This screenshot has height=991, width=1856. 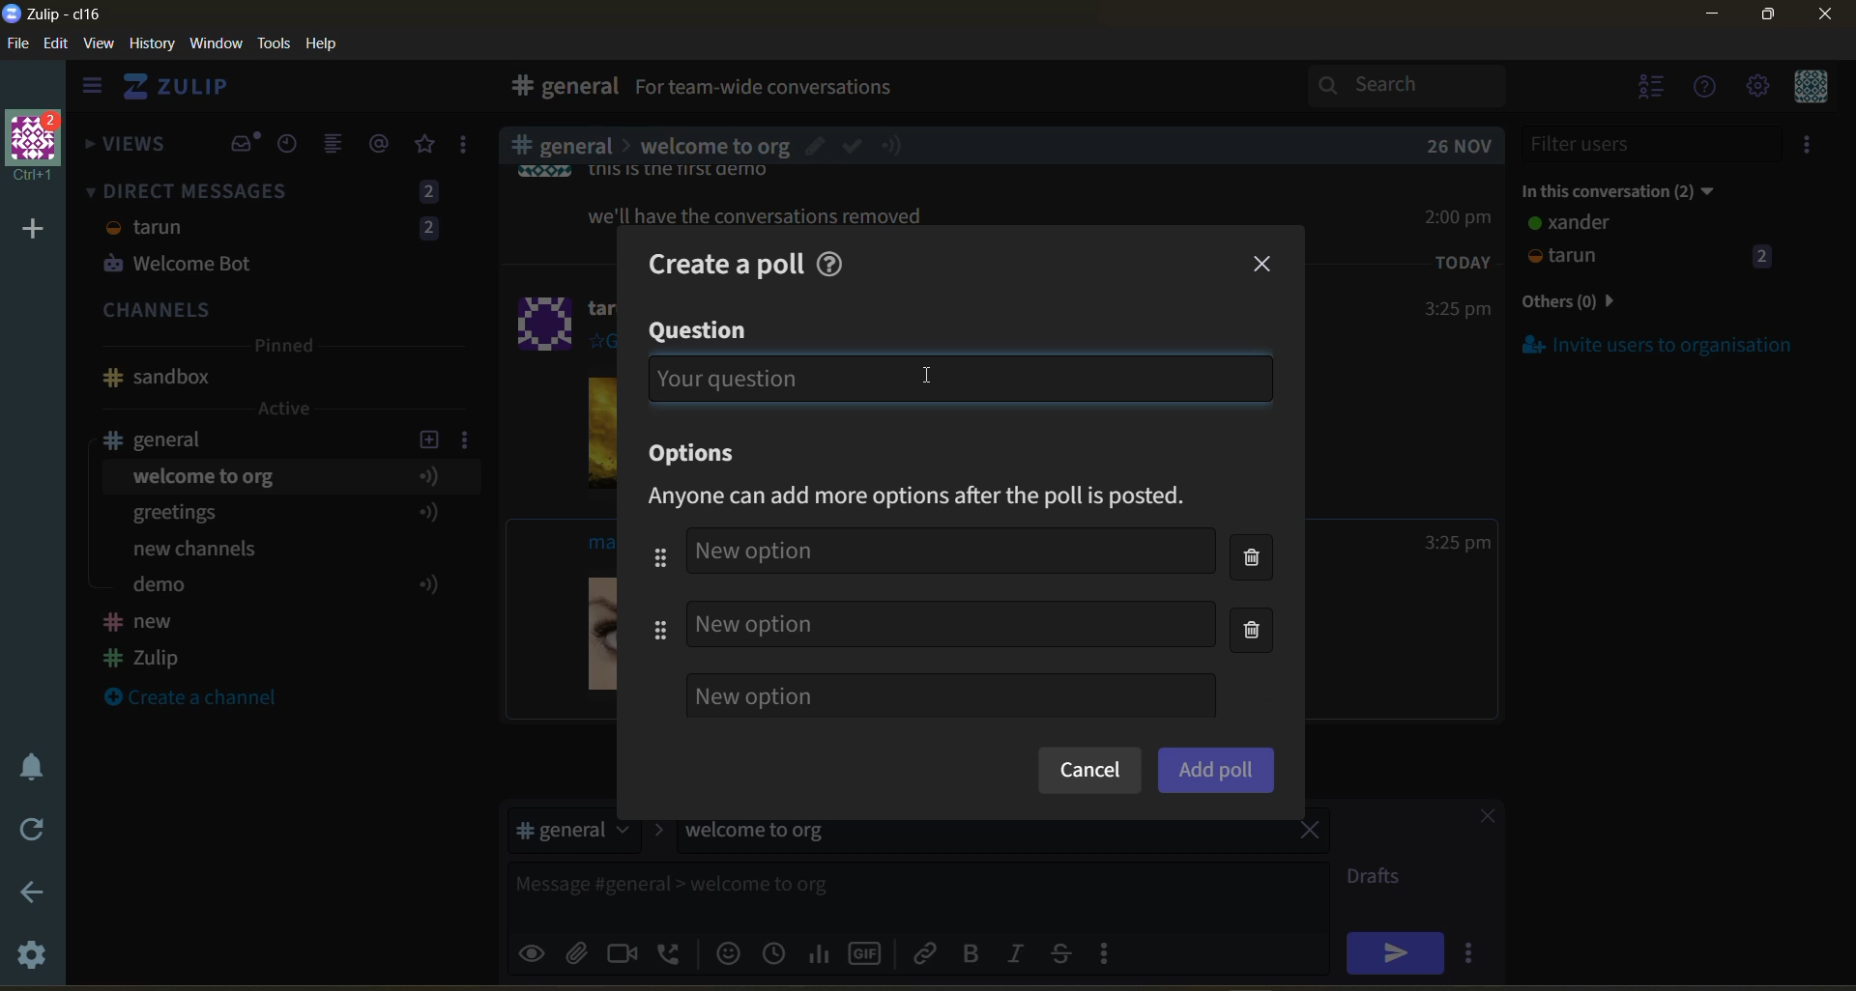 I want to click on create a channel, so click(x=202, y=699).